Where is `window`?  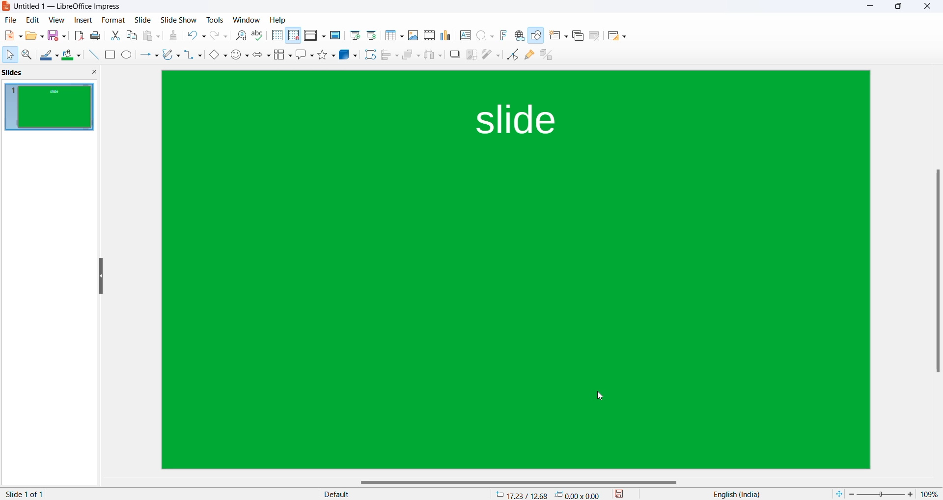 window is located at coordinates (247, 20).